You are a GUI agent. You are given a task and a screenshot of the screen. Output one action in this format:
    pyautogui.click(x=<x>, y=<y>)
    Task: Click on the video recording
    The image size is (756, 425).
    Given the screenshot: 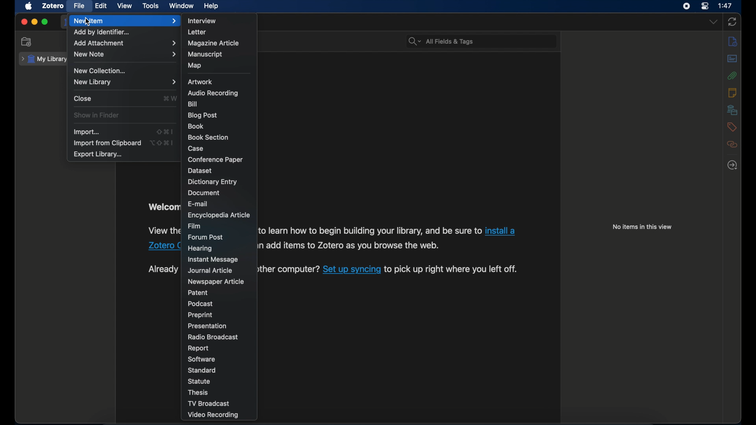 What is the action you would take?
    pyautogui.click(x=213, y=415)
    